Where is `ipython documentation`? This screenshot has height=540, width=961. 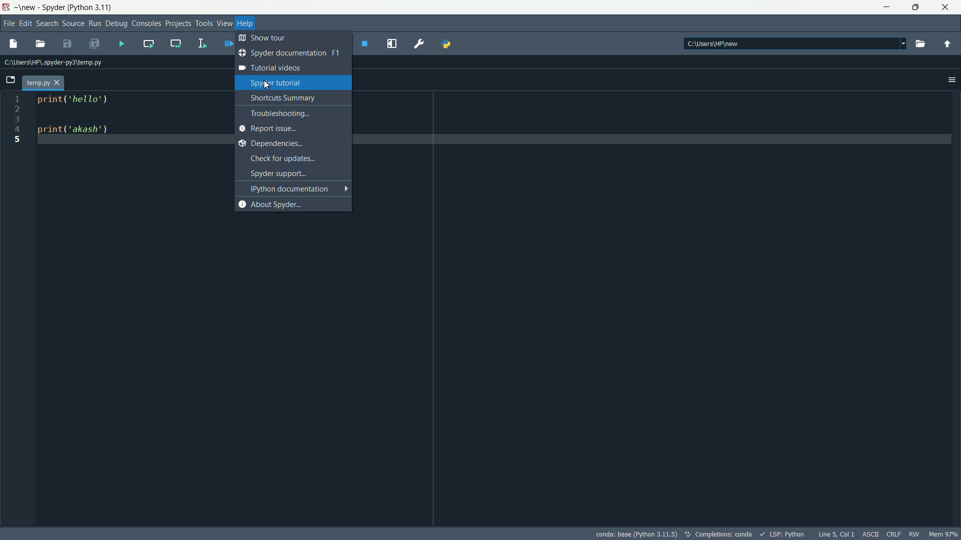
ipython documentation is located at coordinates (295, 189).